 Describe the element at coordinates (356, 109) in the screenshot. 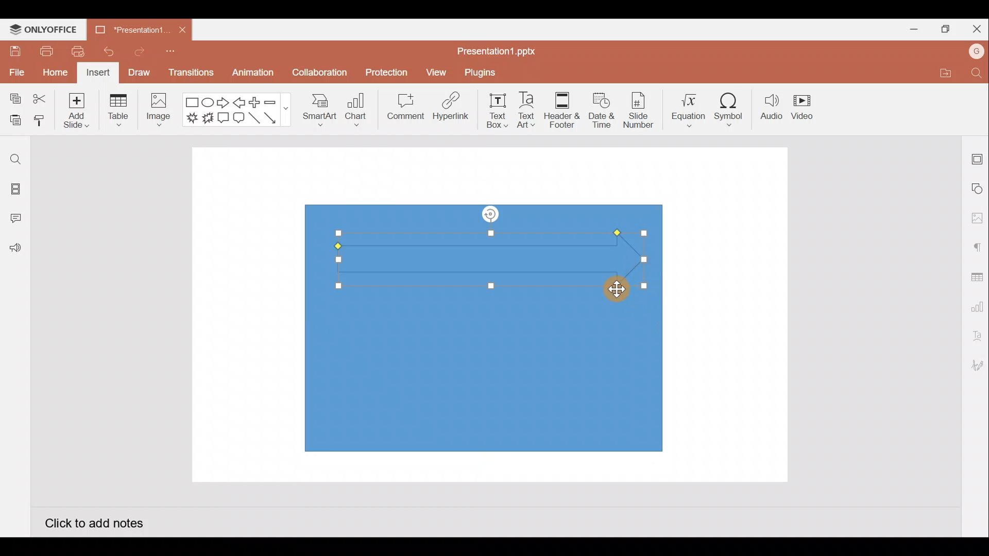

I see `Chart` at that location.